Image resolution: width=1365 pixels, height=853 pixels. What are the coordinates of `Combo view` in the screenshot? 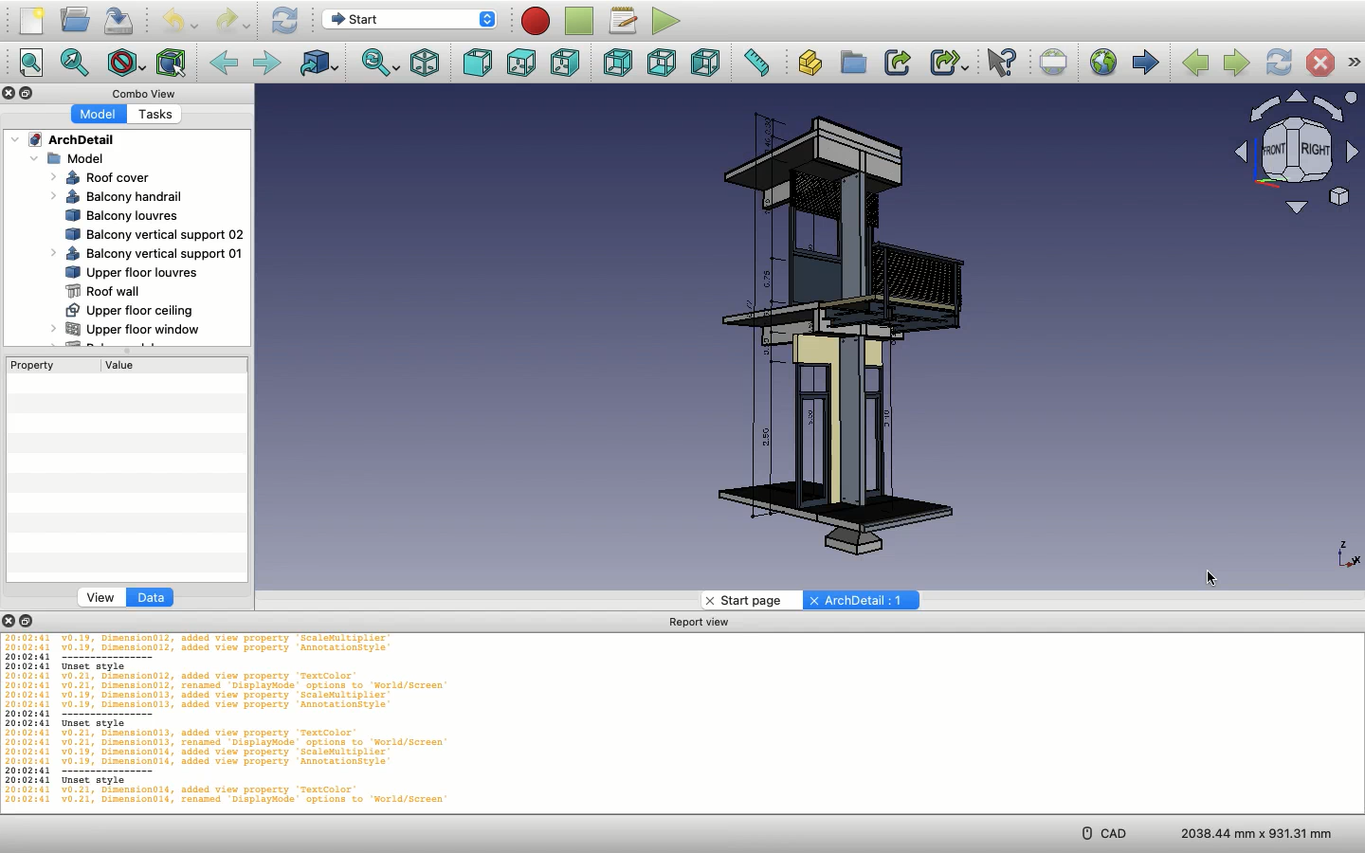 It's located at (144, 93).